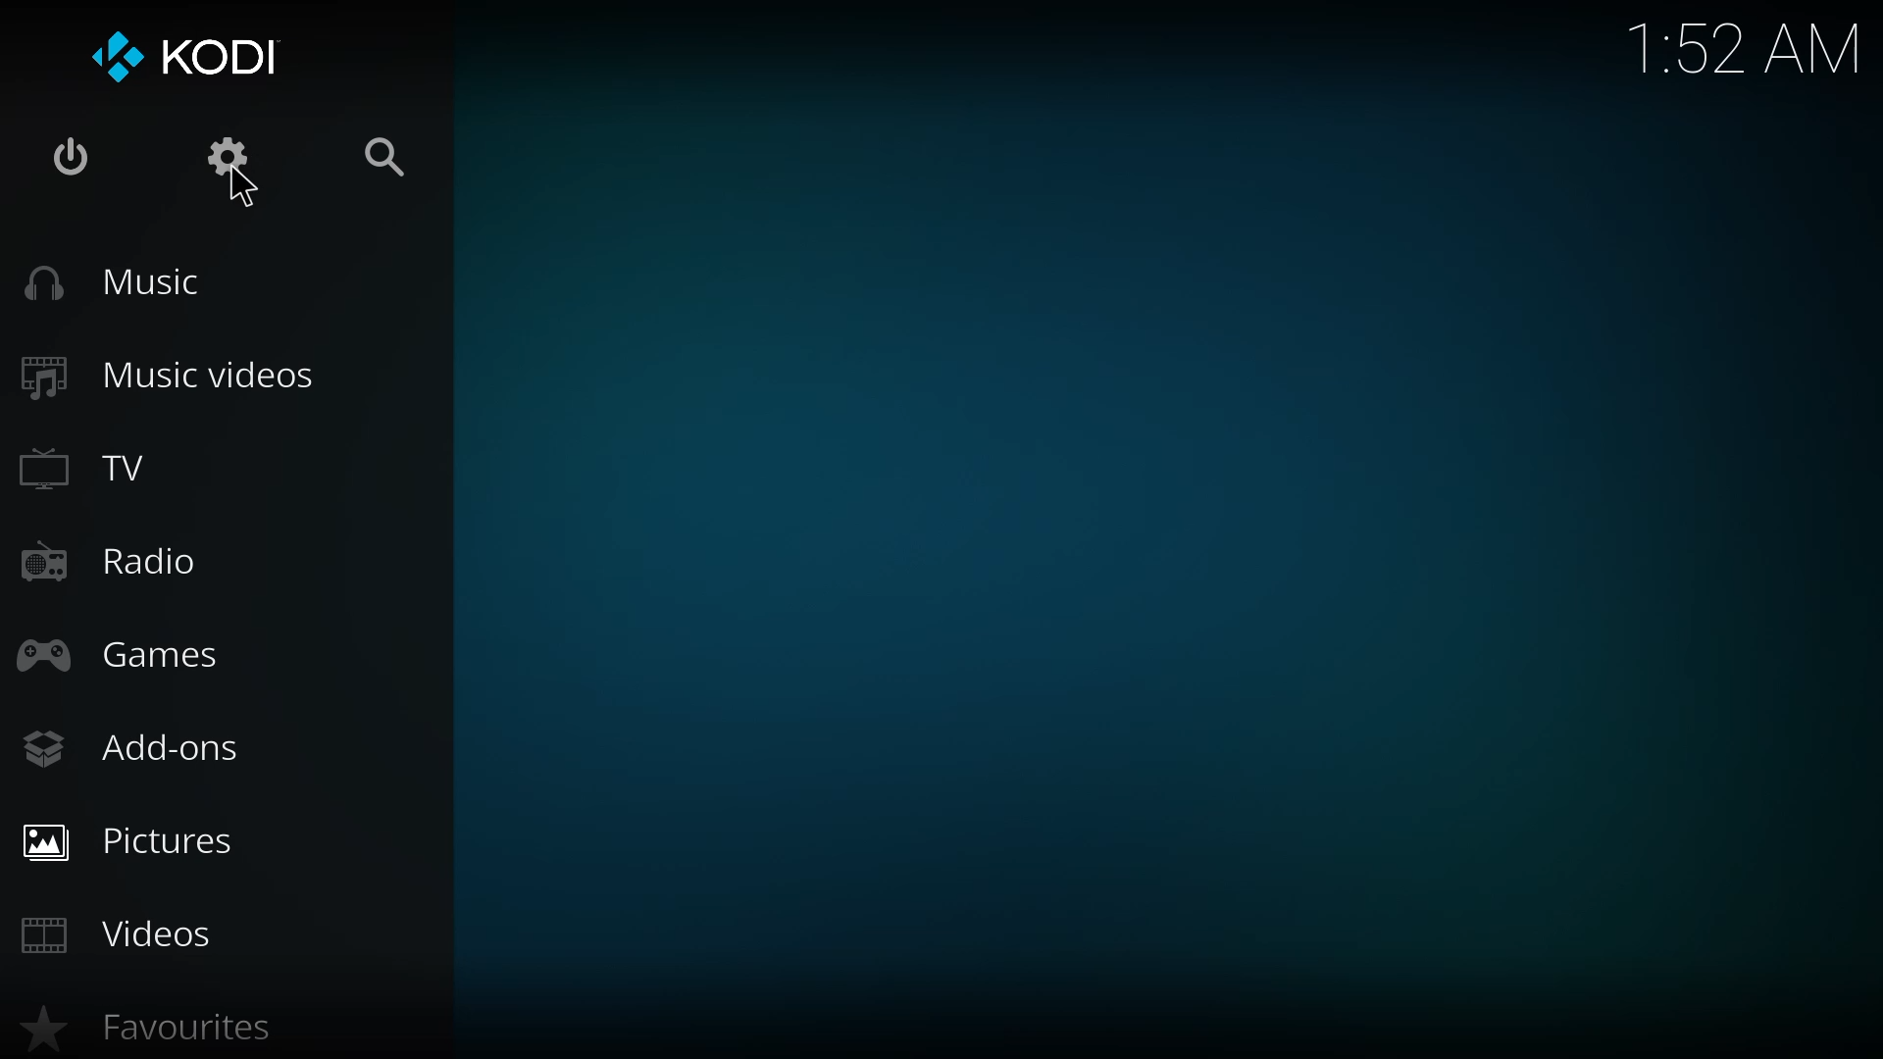 The image size is (1883, 1059). I want to click on tv, so click(113, 468).